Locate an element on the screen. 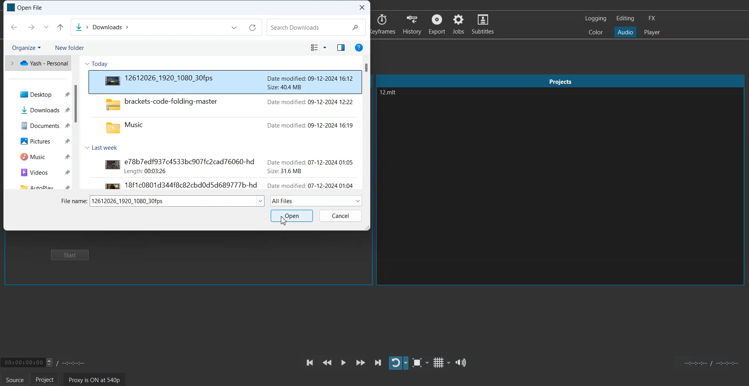  Color is located at coordinates (596, 32).